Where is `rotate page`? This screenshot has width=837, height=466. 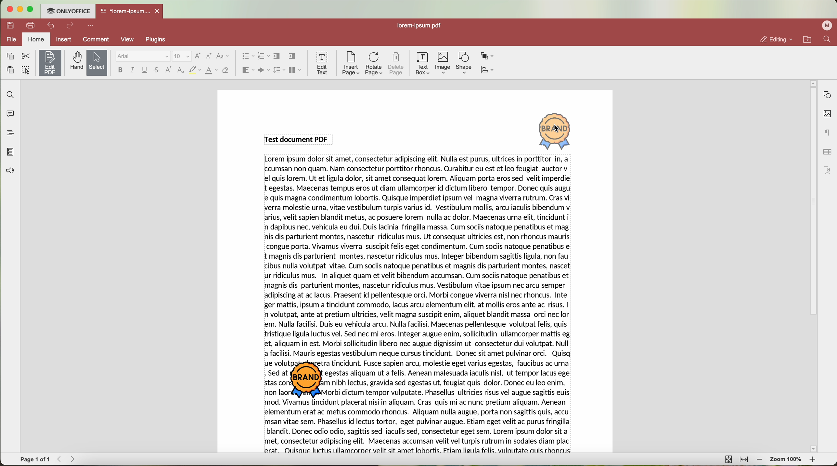
rotate page is located at coordinates (374, 64).